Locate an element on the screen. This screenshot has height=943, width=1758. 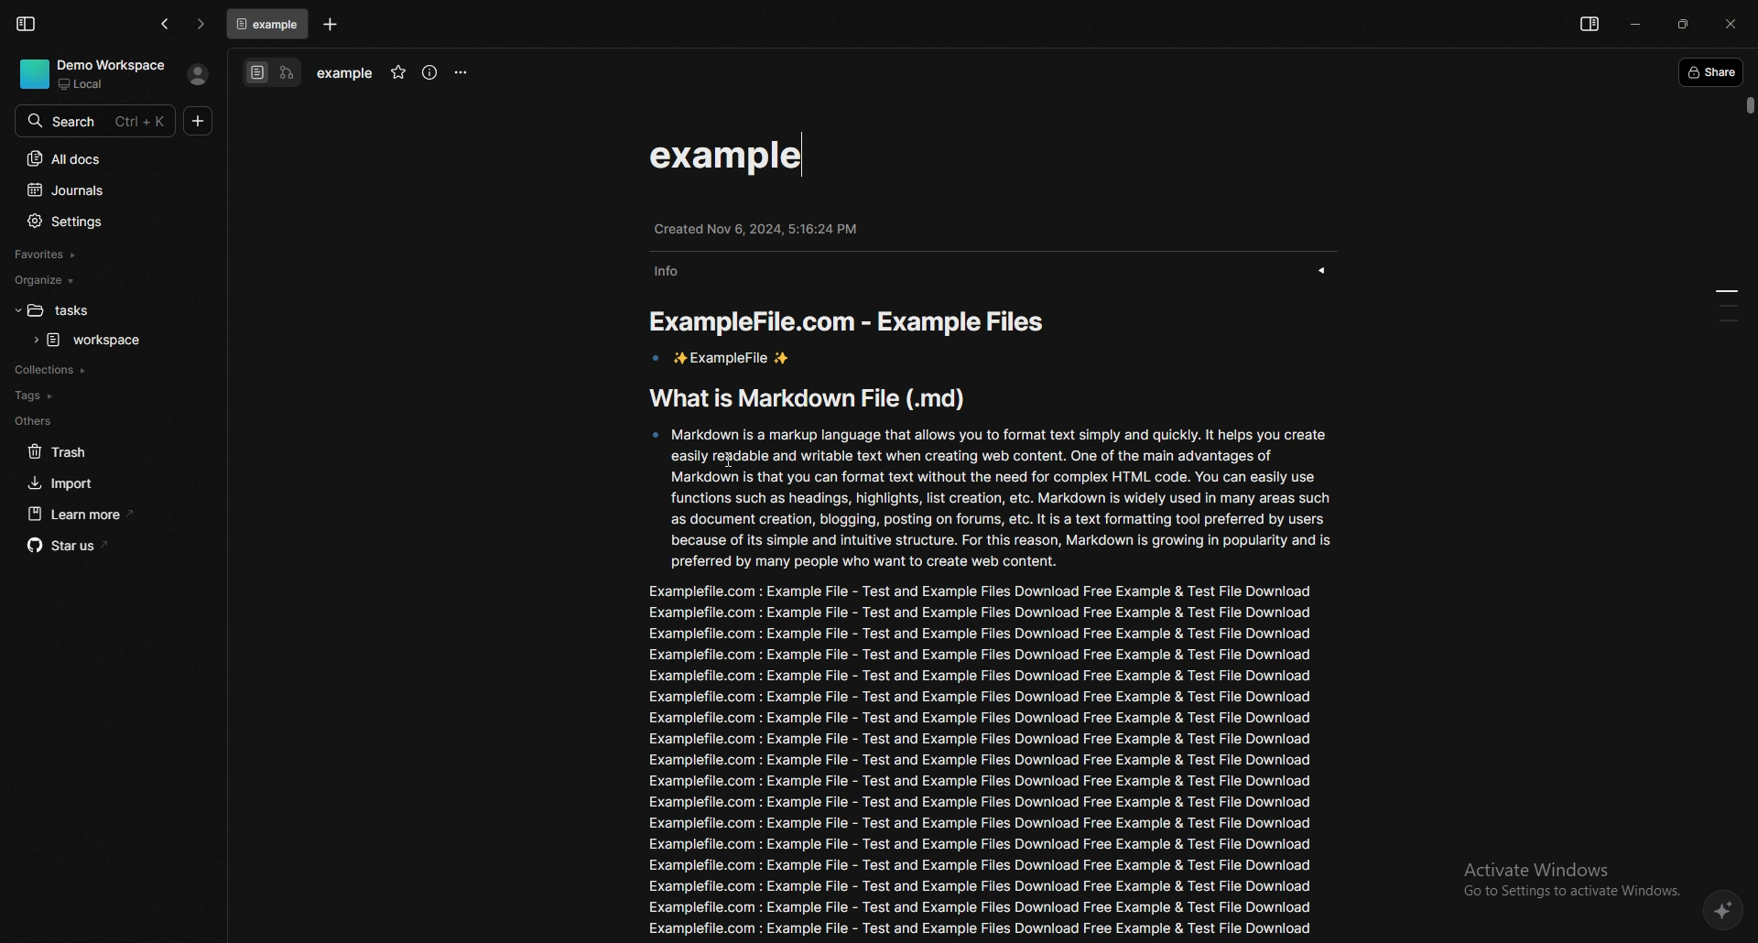
scroll bar is located at coordinates (1749, 105).